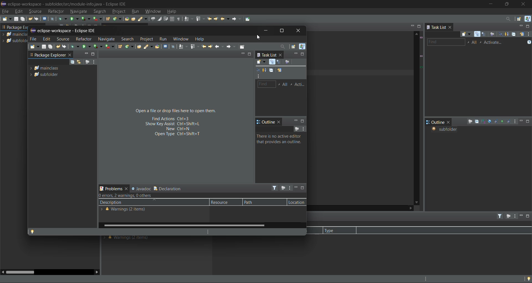  What do you see at coordinates (502, 121) in the screenshot?
I see `hide non public members` at bounding box center [502, 121].